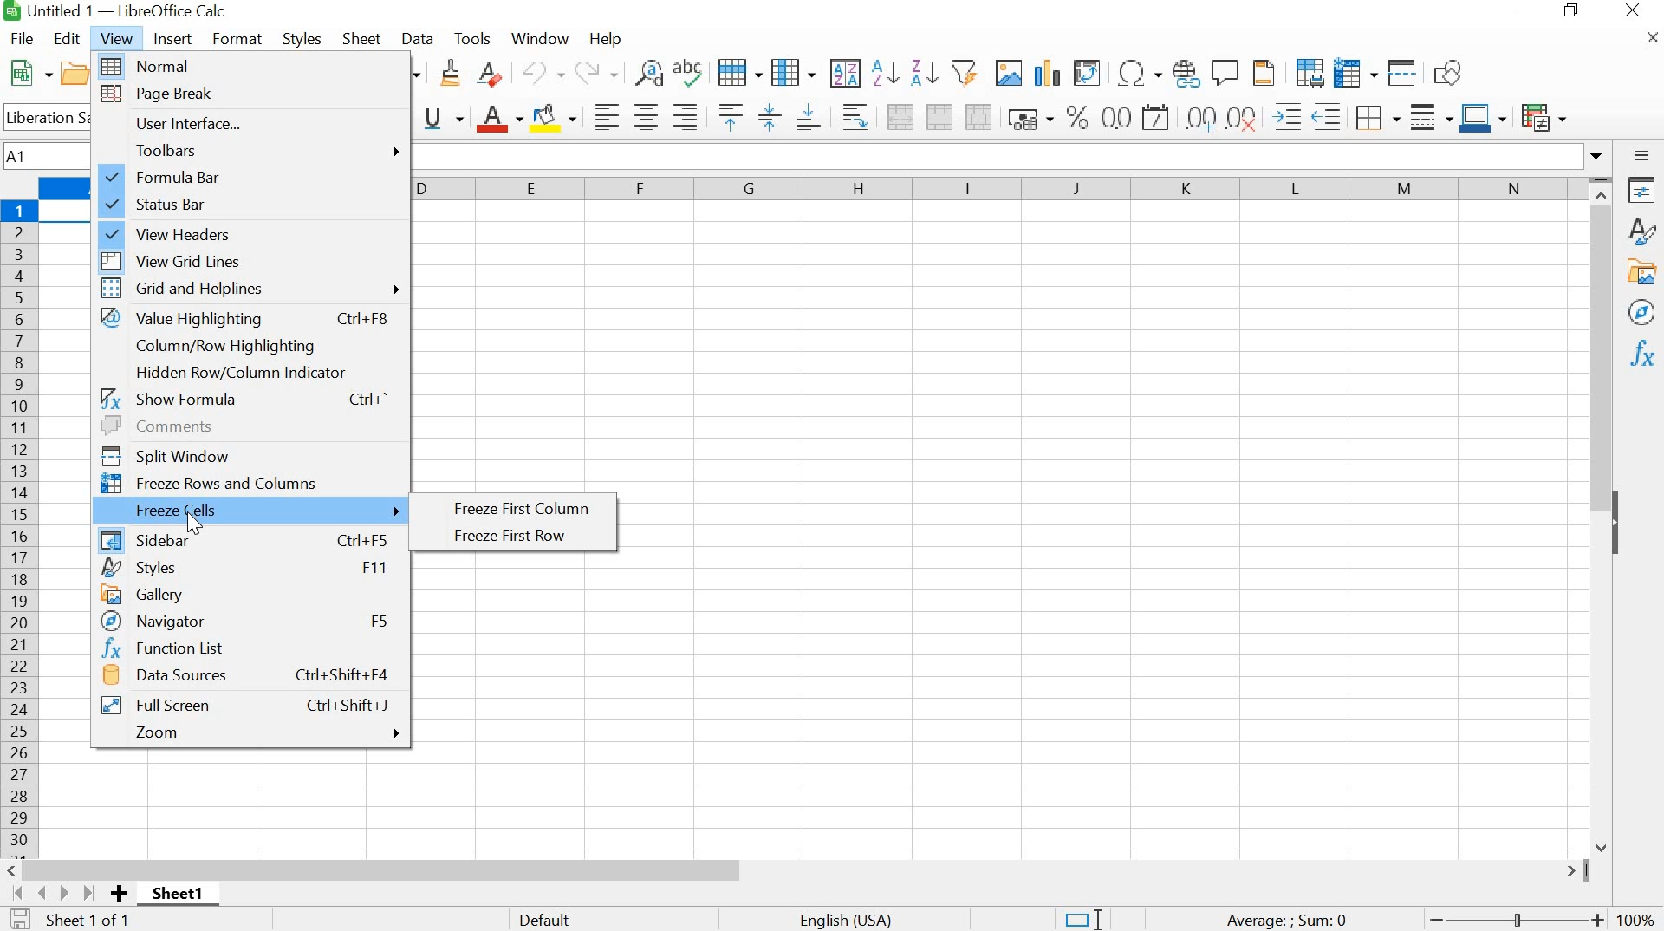 The width and height of the screenshot is (1664, 931). Describe the element at coordinates (1452, 74) in the screenshot. I see `SHOW DRAW FUNCTIONS` at that location.